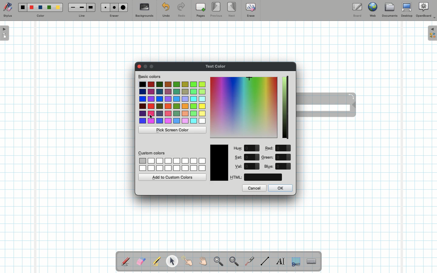  Describe the element at coordinates (40, 16) in the screenshot. I see `Color` at that location.